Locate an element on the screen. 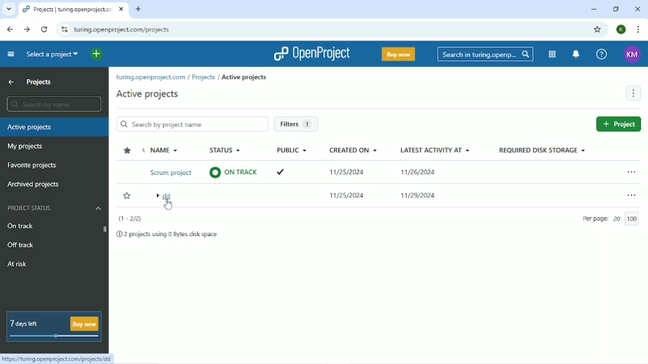  Active projects is located at coordinates (243, 78).